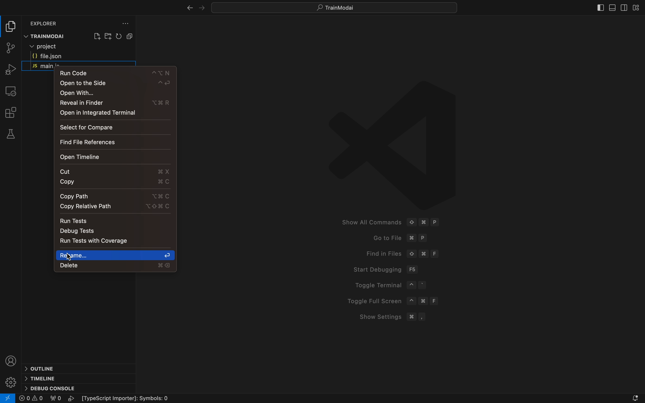 This screenshot has width=645, height=403. What do you see at coordinates (612, 8) in the screenshot?
I see `sidebar bottom` at bounding box center [612, 8].